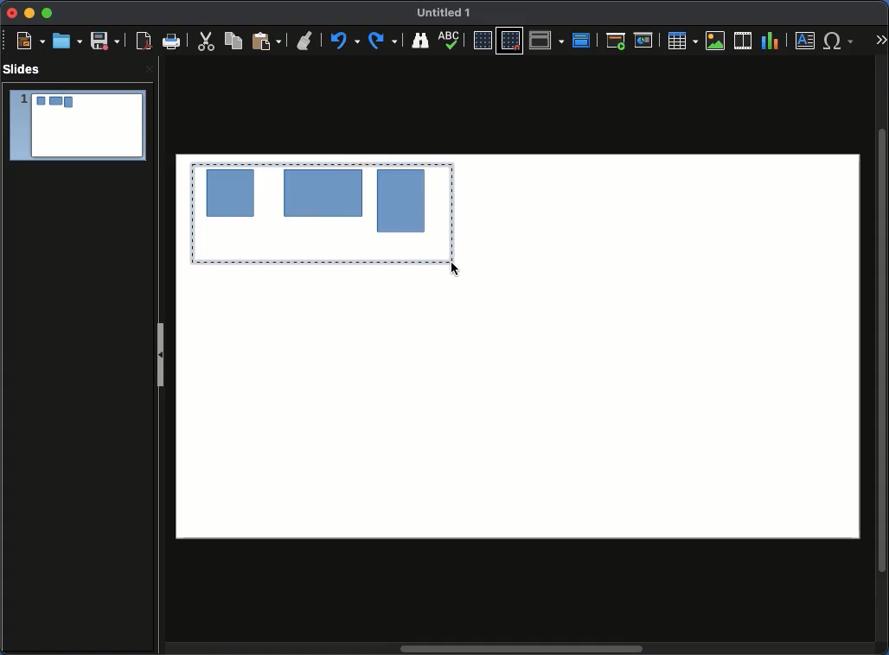  I want to click on Close, so click(148, 71).